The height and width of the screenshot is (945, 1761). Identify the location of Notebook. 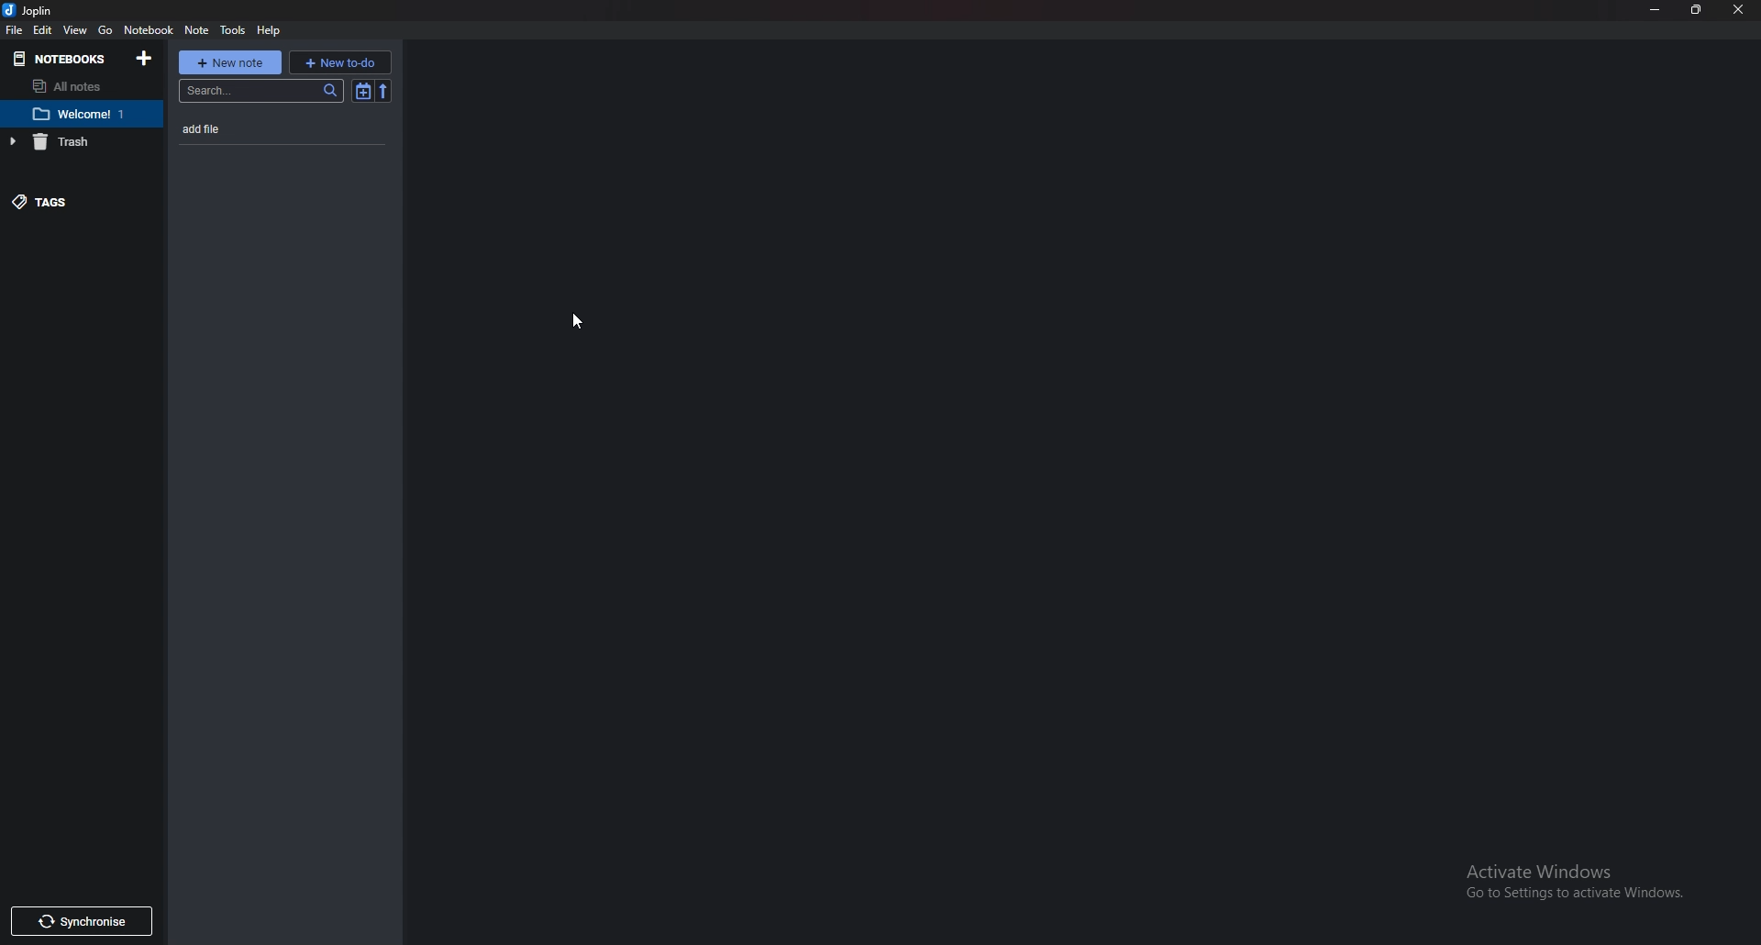
(149, 29).